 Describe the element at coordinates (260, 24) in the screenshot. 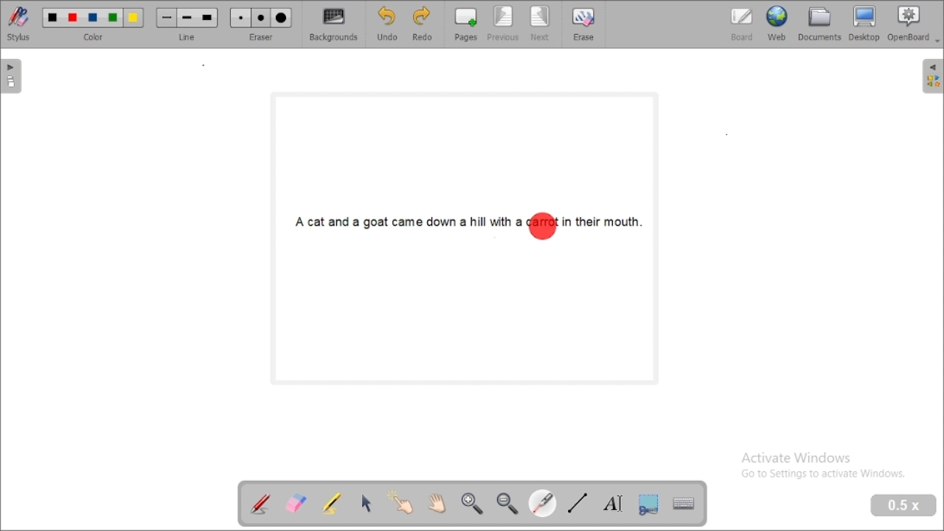

I see `eraser` at that location.